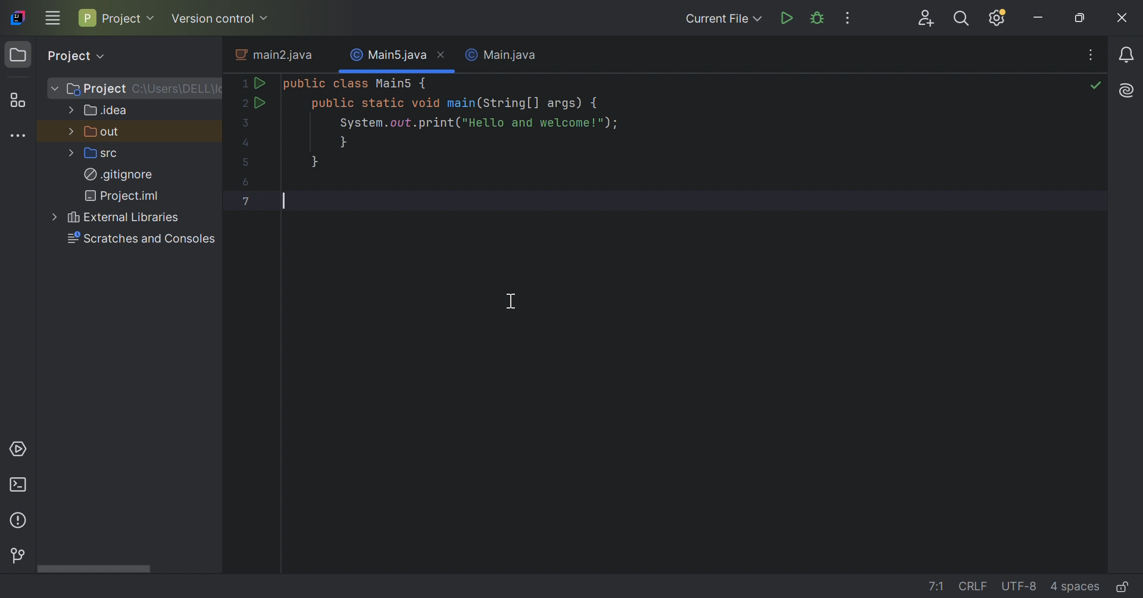  What do you see at coordinates (500, 54) in the screenshot?
I see `Main.java` at bounding box center [500, 54].